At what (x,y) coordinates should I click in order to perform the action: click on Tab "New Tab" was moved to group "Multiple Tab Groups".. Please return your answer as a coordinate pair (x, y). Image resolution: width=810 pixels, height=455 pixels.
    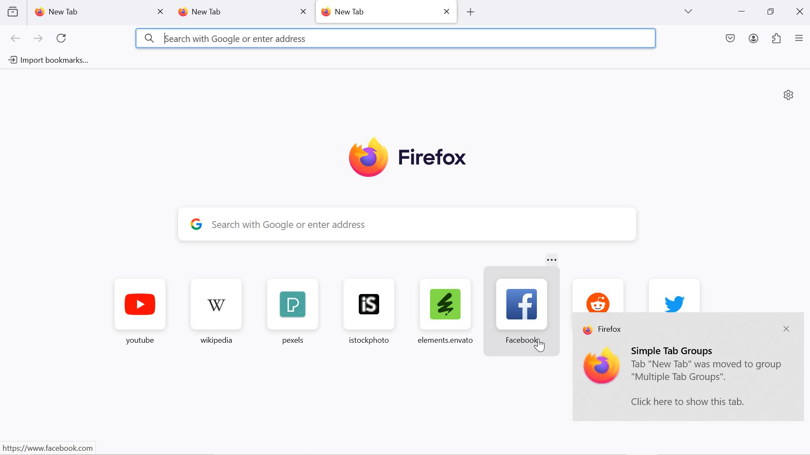
    Looking at the image, I should click on (707, 372).